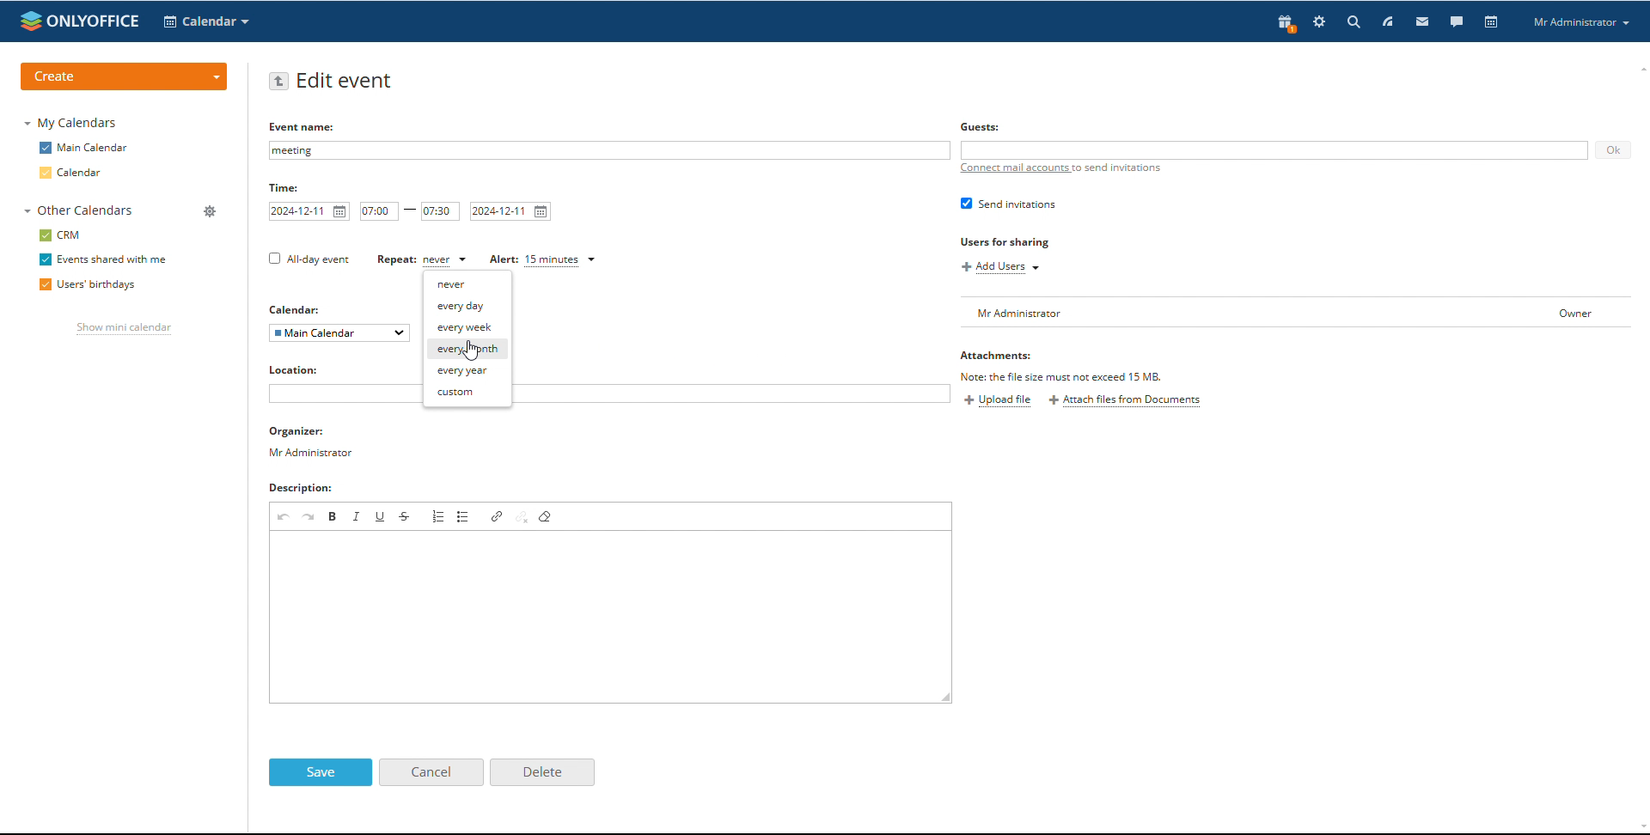  Describe the element at coordinates (1457, 22) in the screenshot. I see `talk` at that location.